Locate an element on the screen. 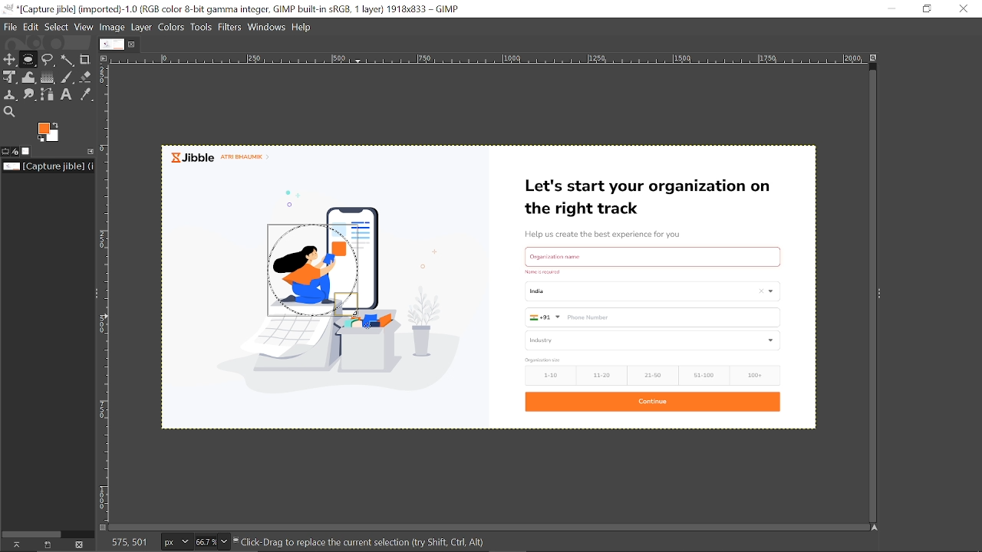 The image size is (982, 552). Create a new display for this image is located at coordinates (48, 544).